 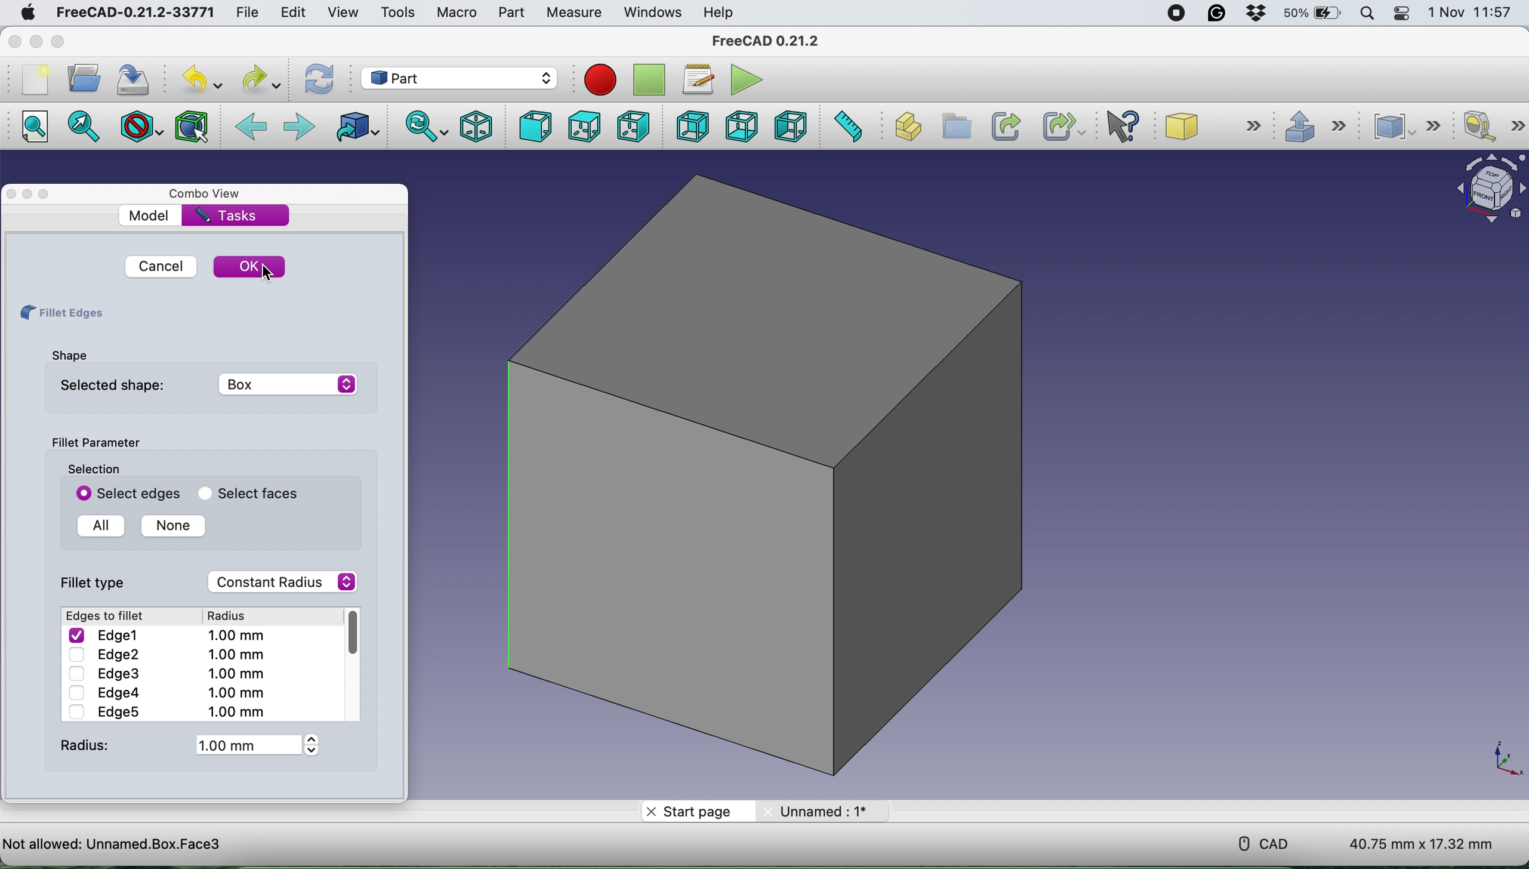 I want to click on screen recorder, so click(x=1174, y=14).